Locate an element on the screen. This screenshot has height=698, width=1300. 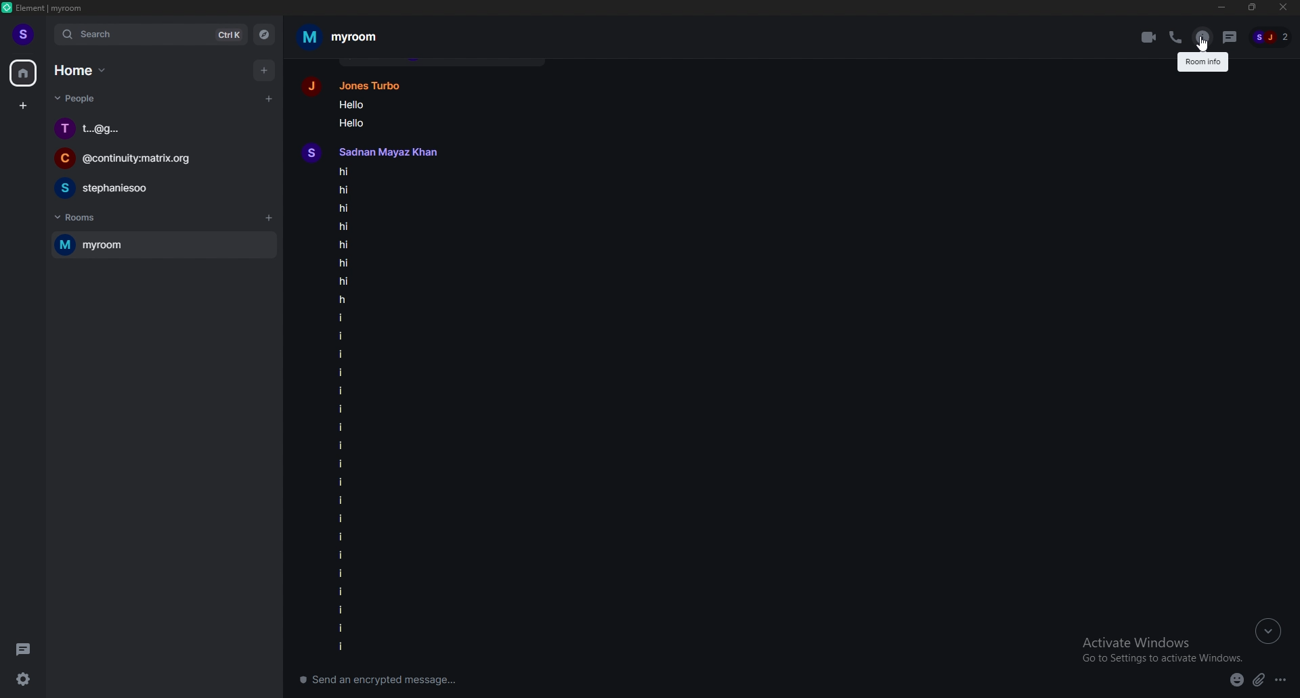
minimize is located at coordinates (1221, 7).